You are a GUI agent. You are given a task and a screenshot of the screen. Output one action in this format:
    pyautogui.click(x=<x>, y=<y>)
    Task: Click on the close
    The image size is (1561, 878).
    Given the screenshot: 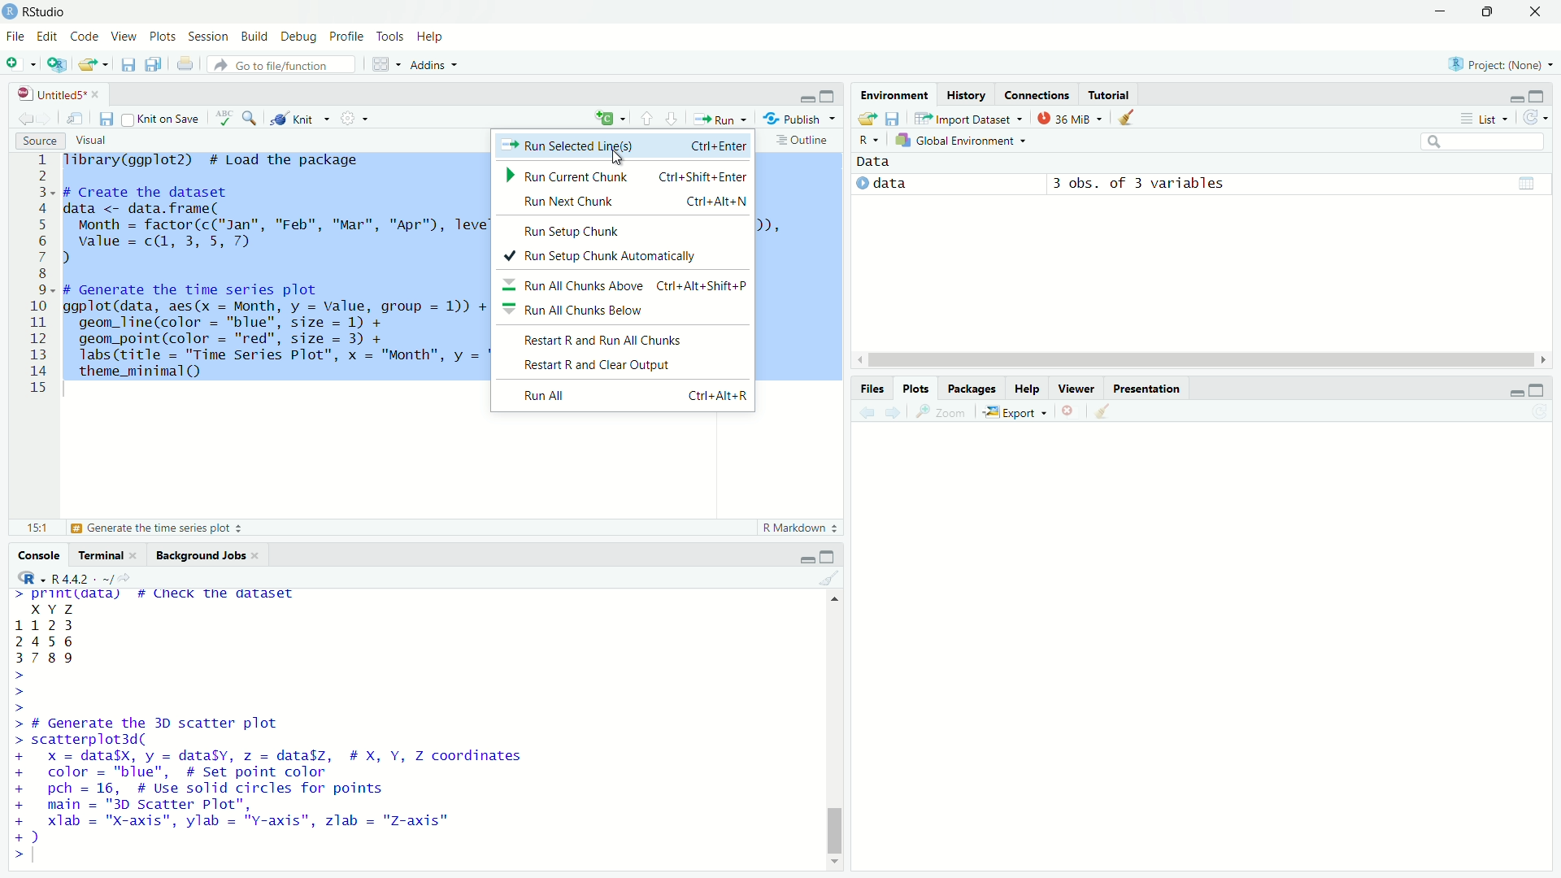 What is the action you would take?
    pyautogui.click(x=1537, y=12)
    